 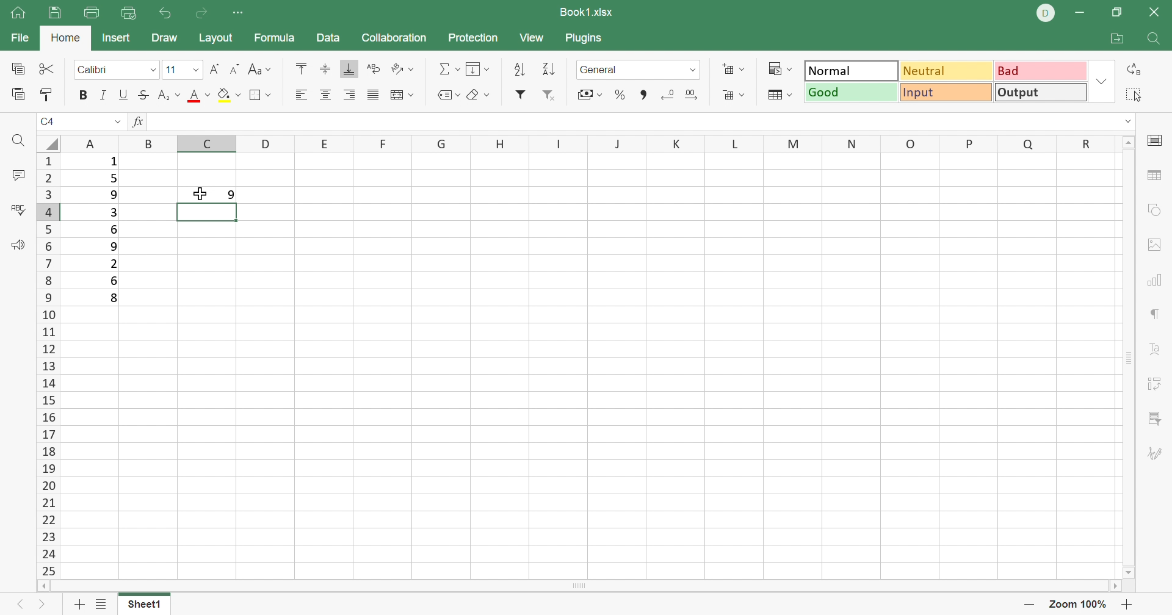 I want to click on Cursor, so click(x=200, y=193).